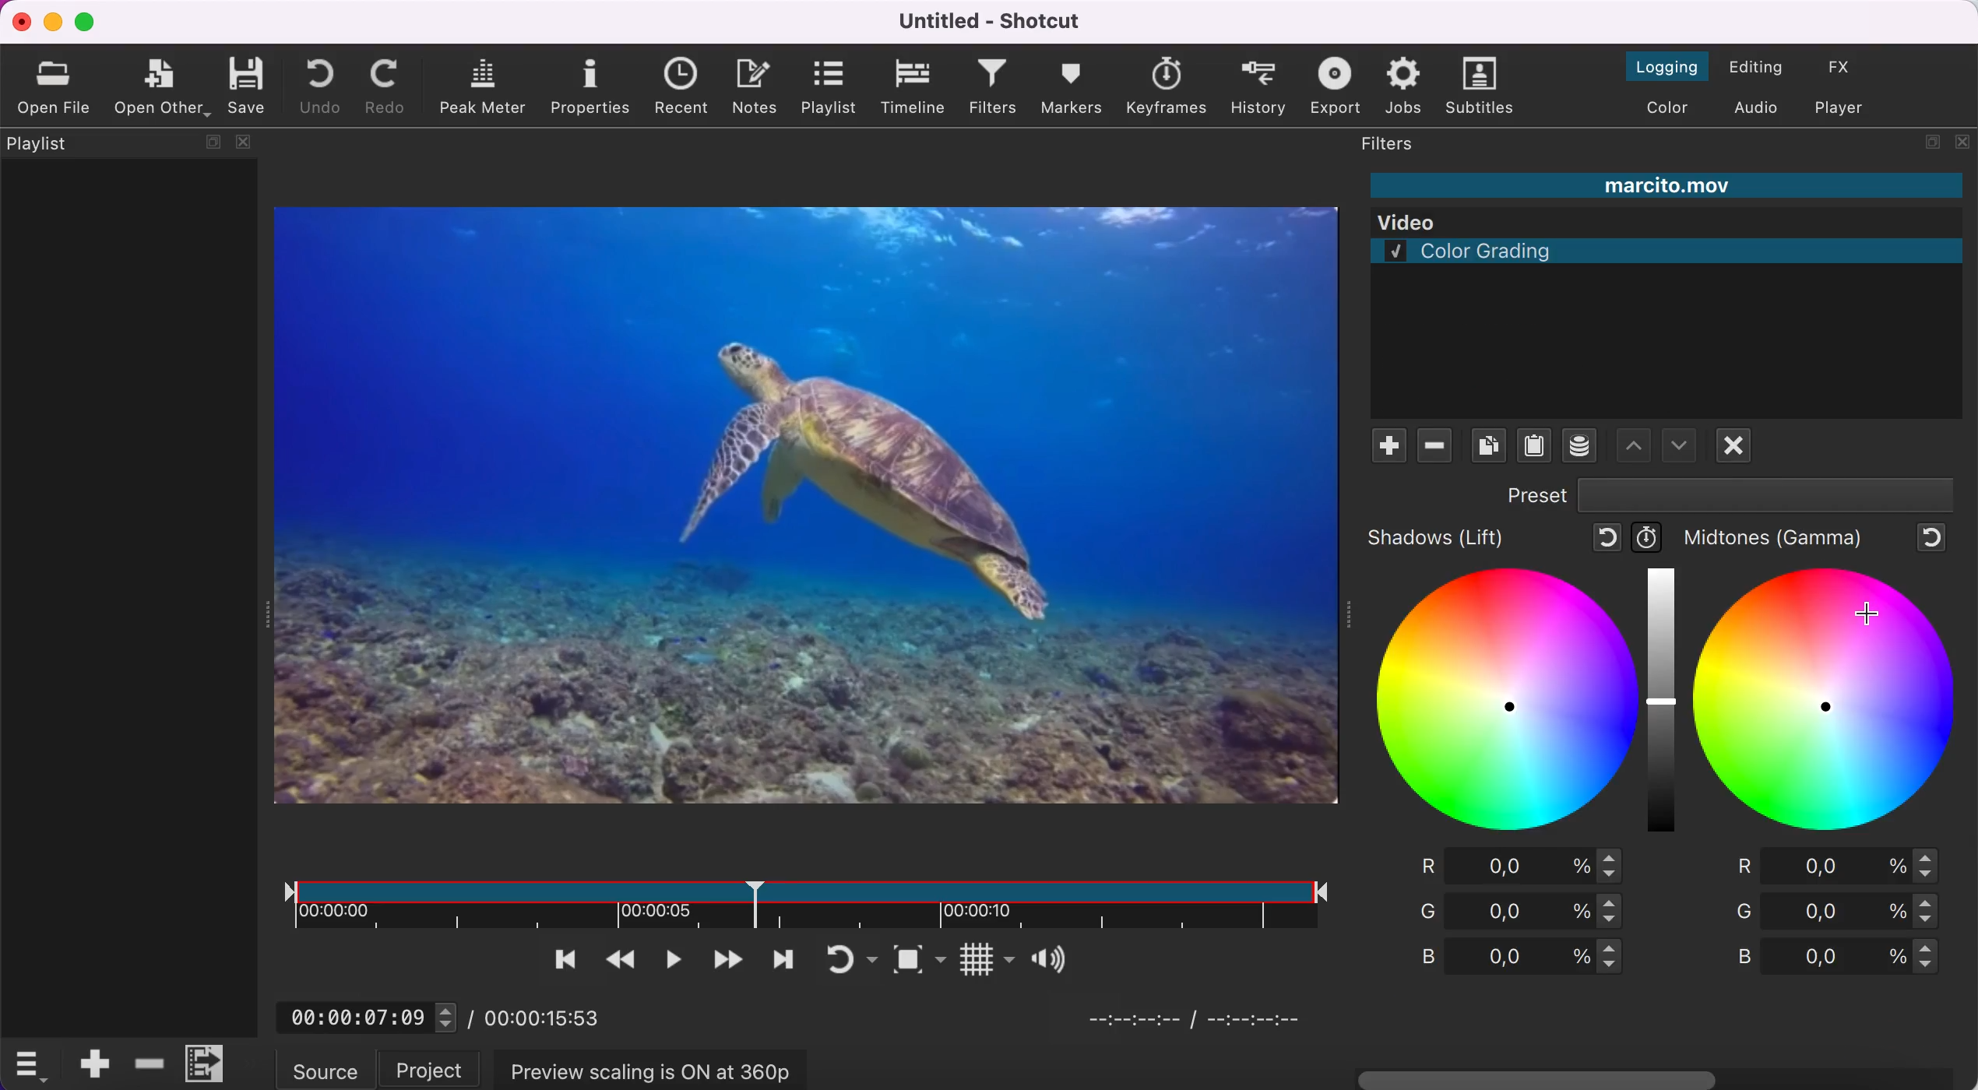 The image size is (1978, 1090). I want to click on peak meter, so click(480, 87).